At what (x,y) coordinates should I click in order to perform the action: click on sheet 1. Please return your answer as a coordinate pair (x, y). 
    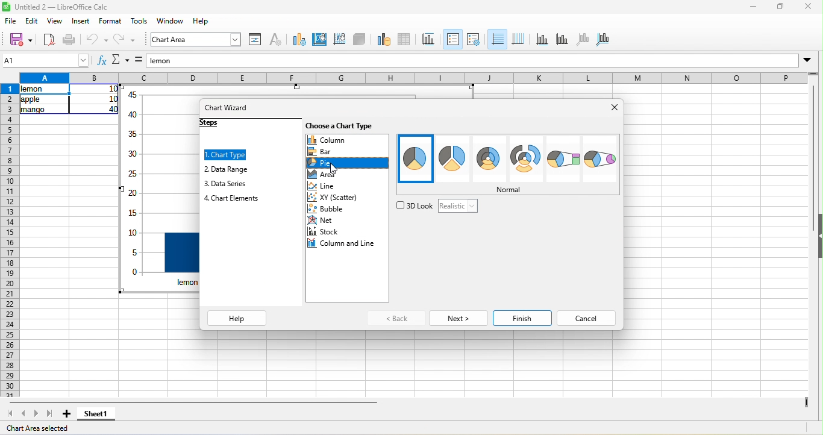
    Looking at the image, I should click on (102, 415).